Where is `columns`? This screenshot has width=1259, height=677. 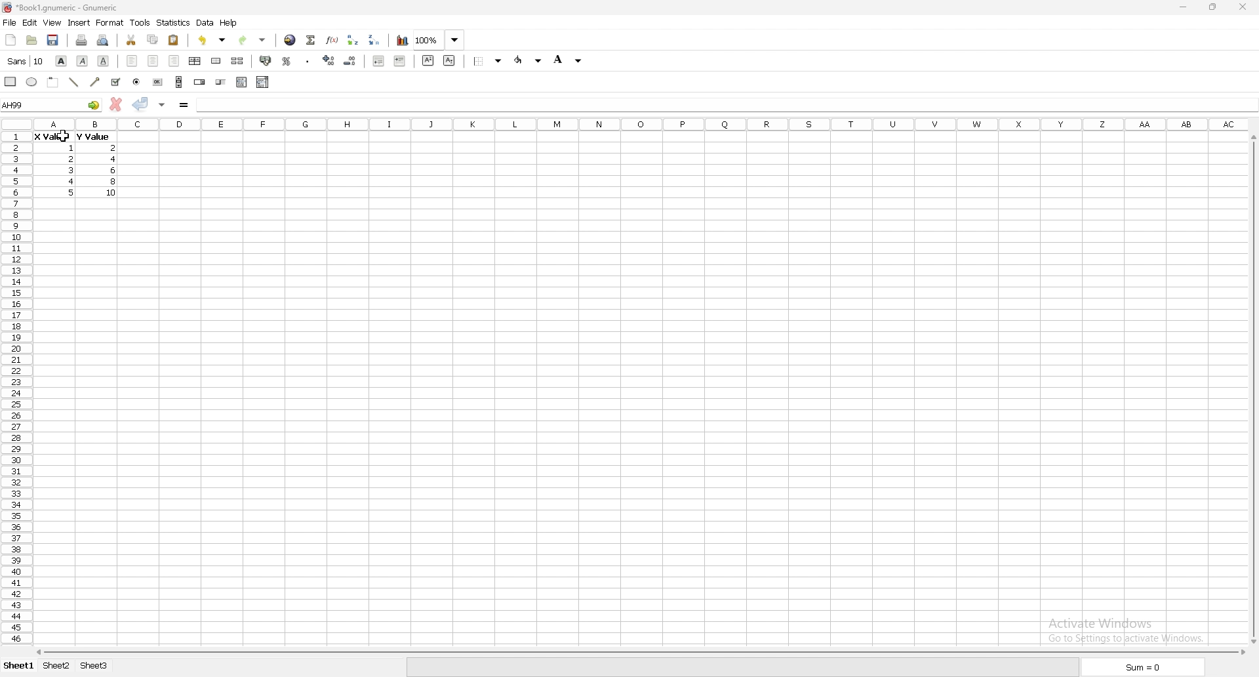
columns is located at coordinates (643, 123).